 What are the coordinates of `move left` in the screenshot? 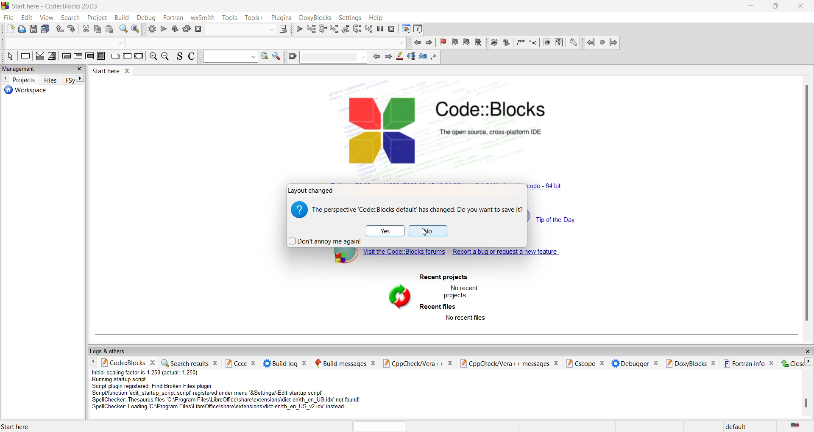 It's located at (5, 79).